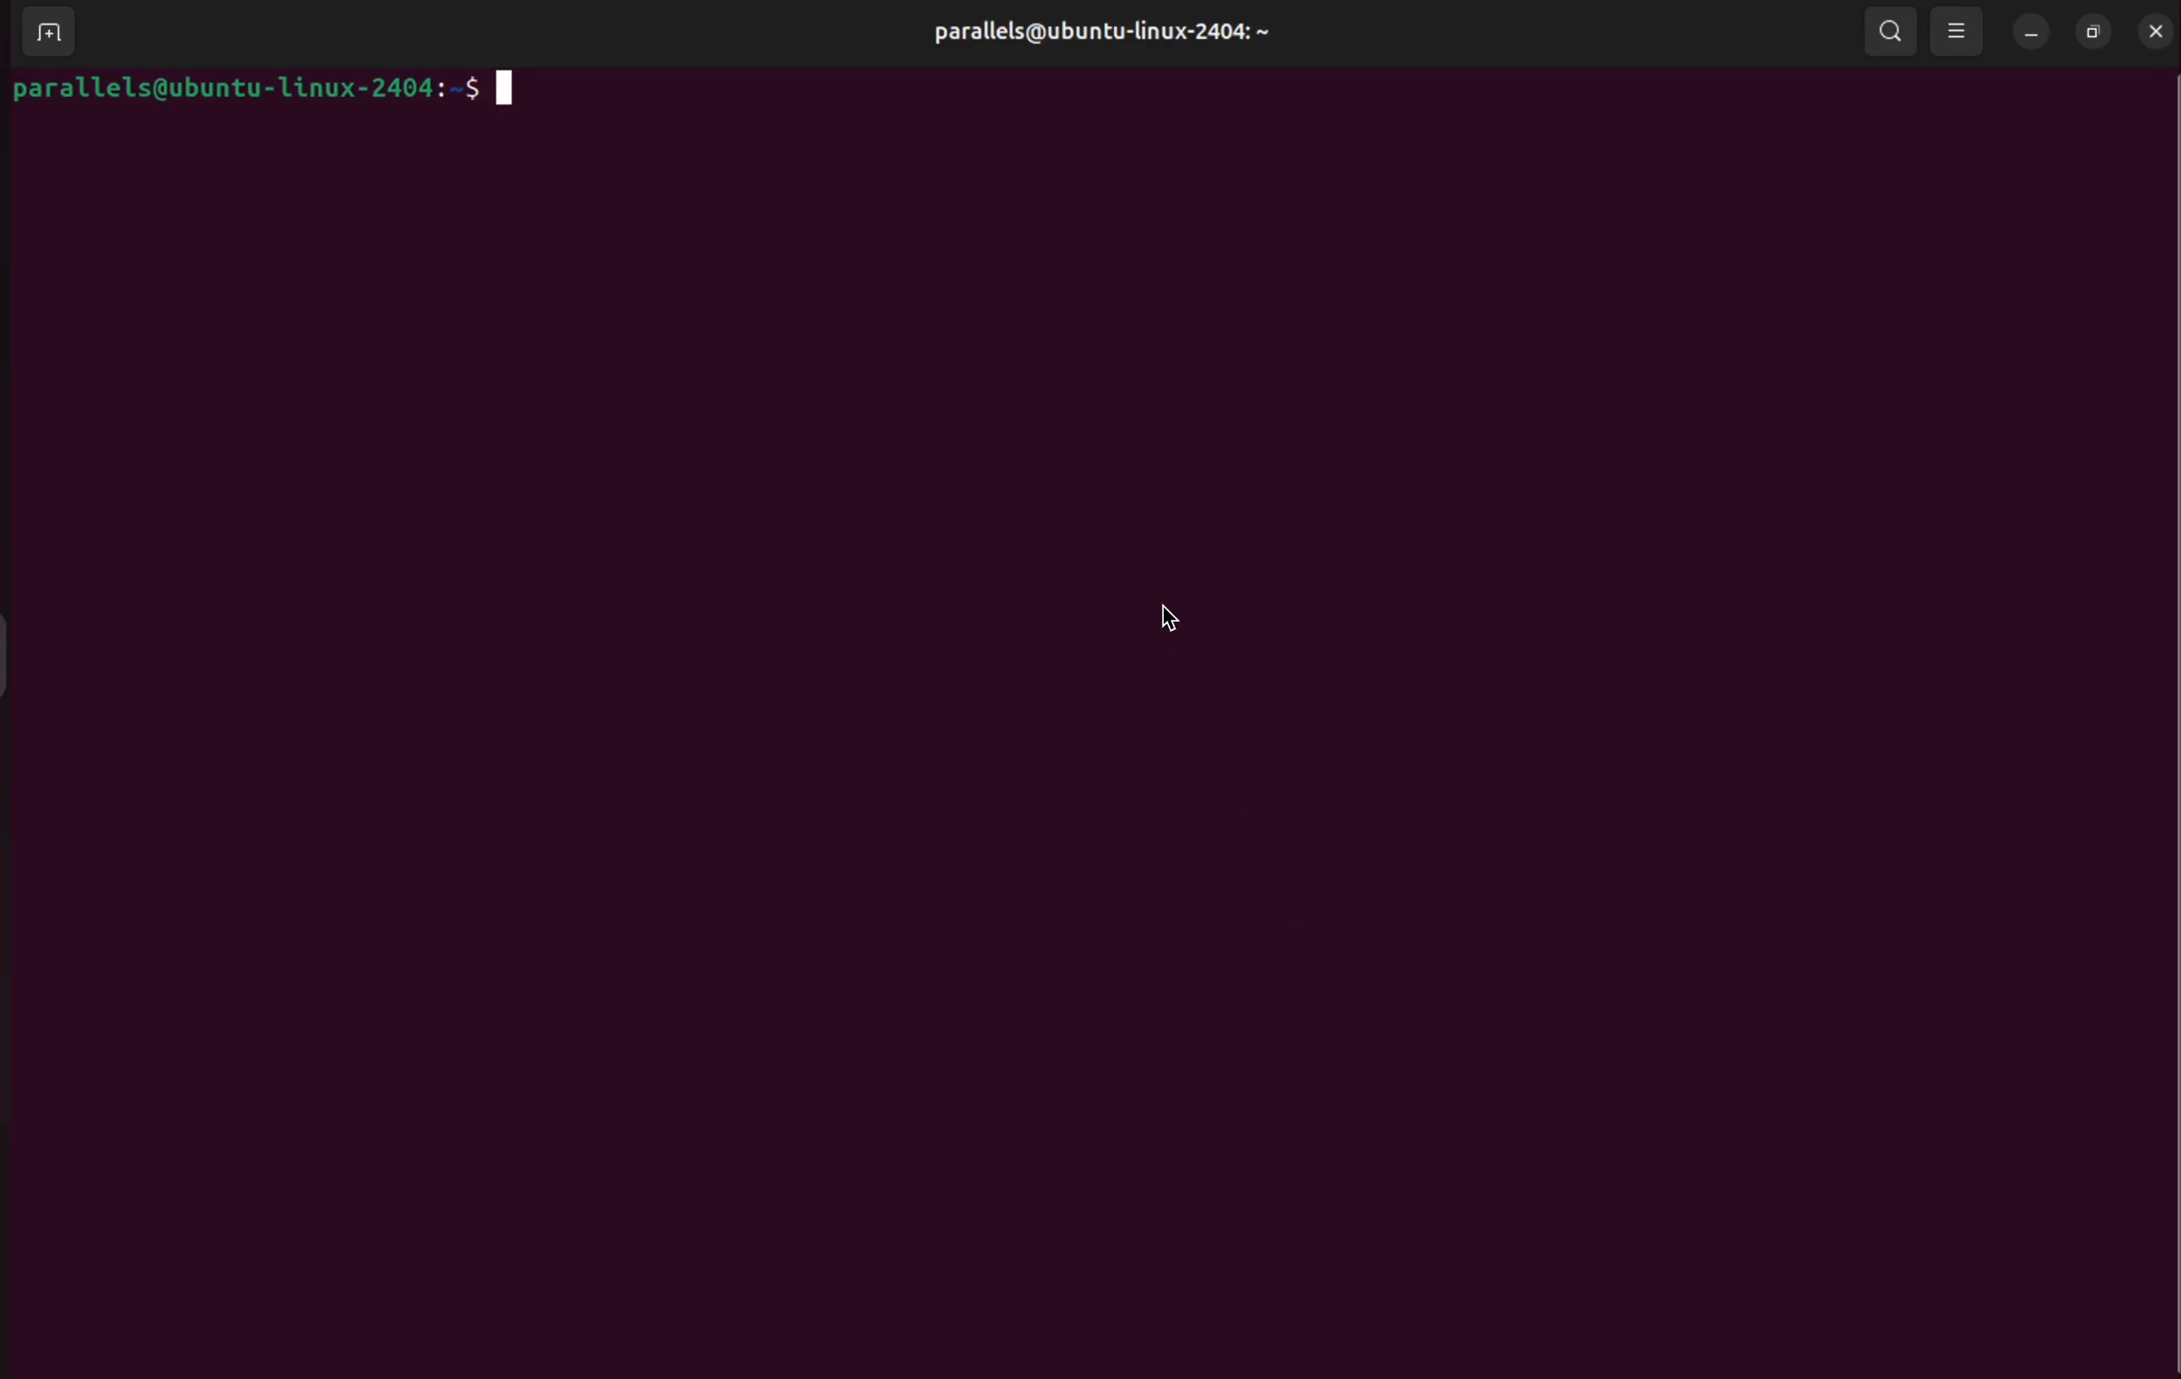 Image resolution: width=2181 pixels, height=1379 pixels. I want to click on view options, so click(1958, 31).